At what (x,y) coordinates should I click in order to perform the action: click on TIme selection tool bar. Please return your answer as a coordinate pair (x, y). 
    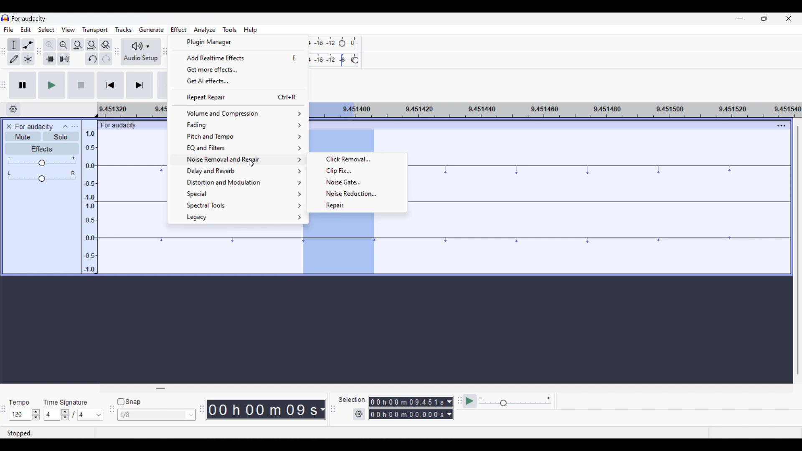
    Looking at the image, I should click on (5, 414).